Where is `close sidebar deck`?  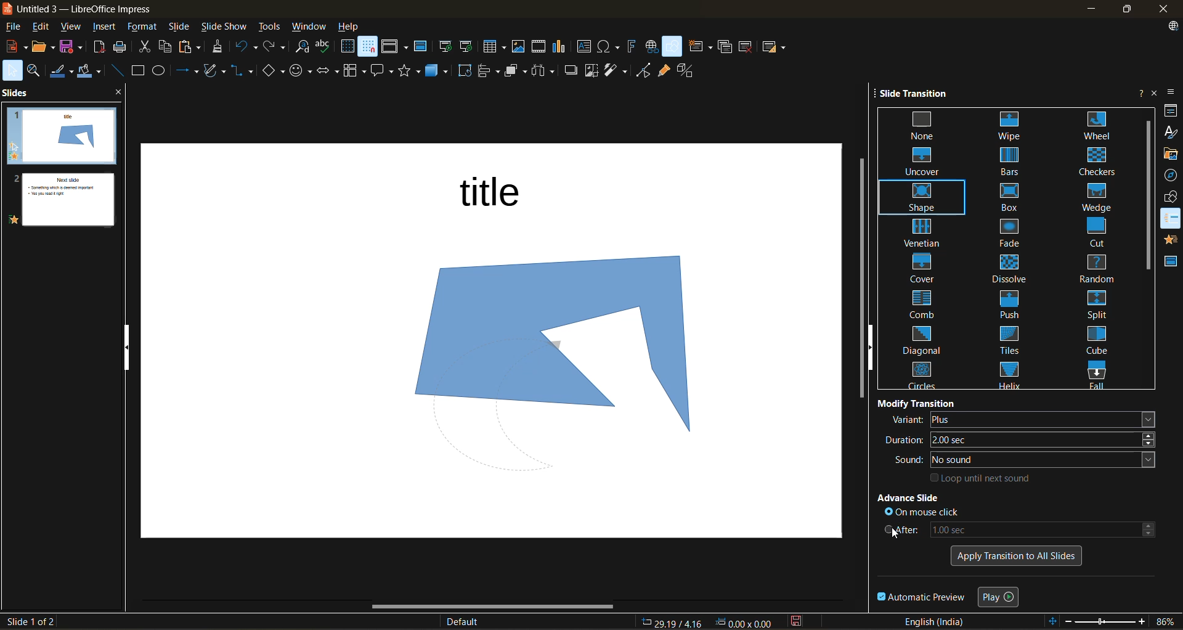 close sidebar deck is located at coordinates (1153, 92).